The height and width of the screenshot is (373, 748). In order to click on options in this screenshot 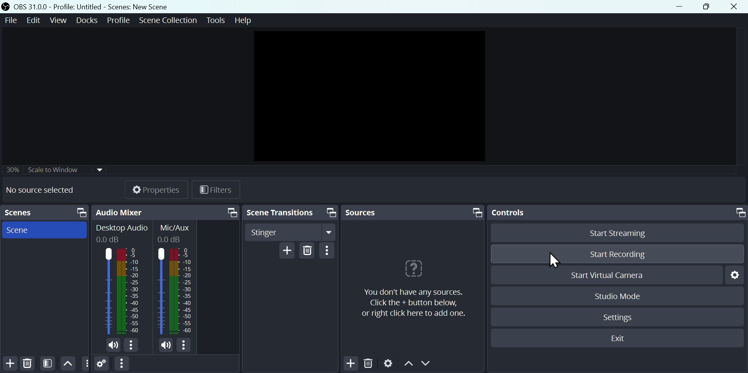, I will do `click(132, 346)`.